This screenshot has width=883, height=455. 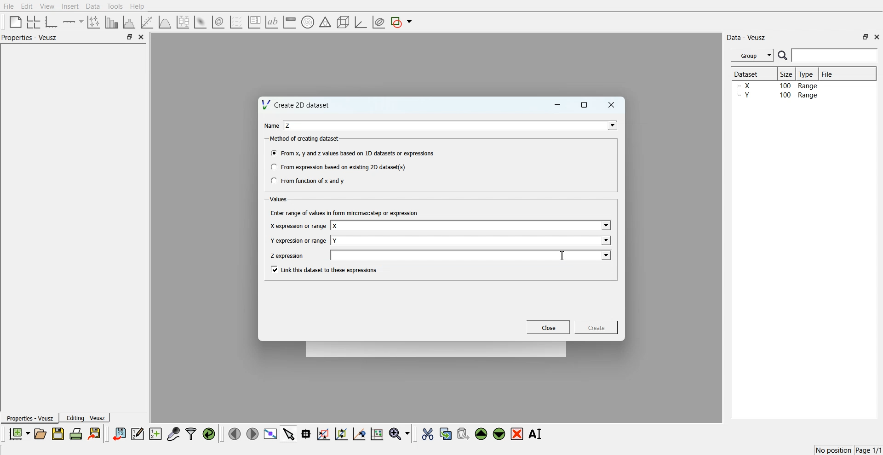 I want to click on Plot points with lines, so click(x=94, y=22).